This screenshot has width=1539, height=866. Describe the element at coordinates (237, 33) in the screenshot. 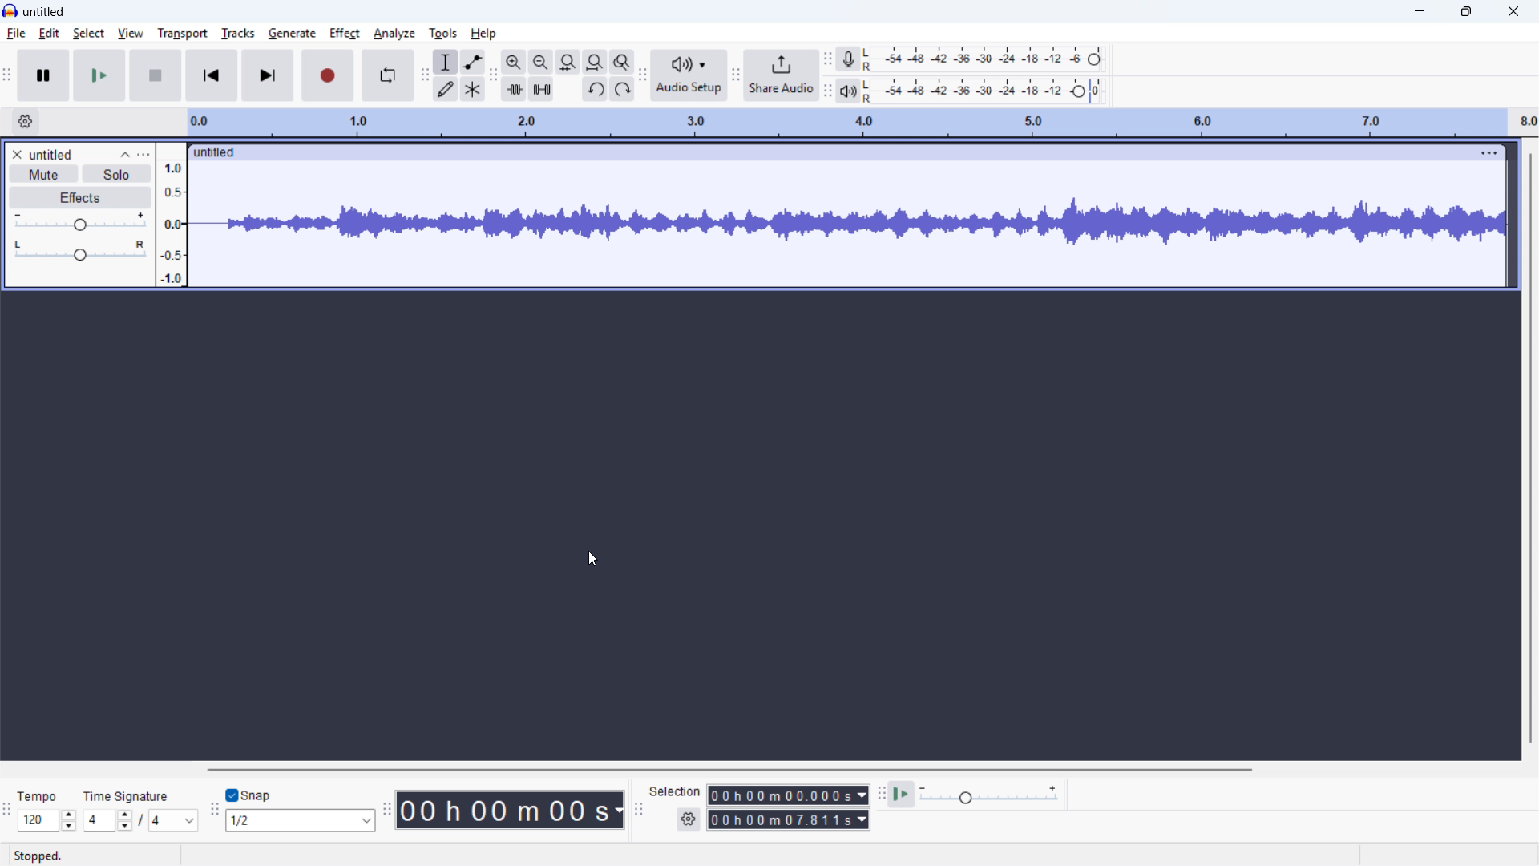

I see `tracks` at that location.